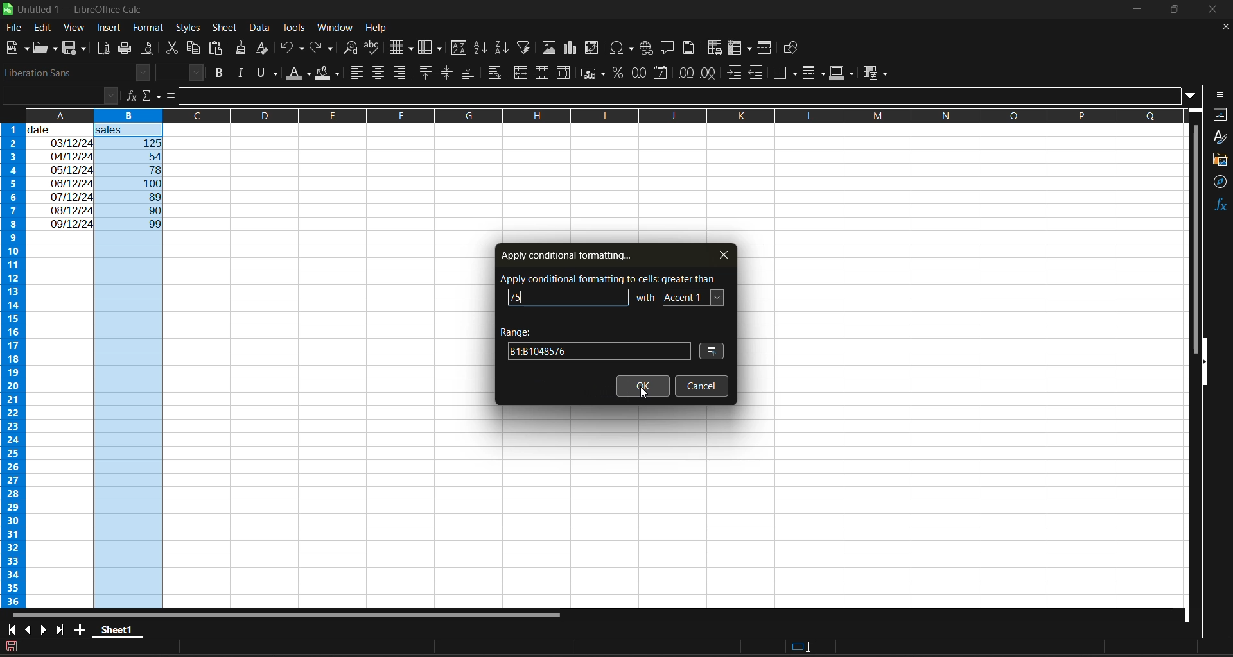  What do you see at coordinates (484, 48) in the screenshot?
I see `sort ascending` at bounding box center [484, 48].